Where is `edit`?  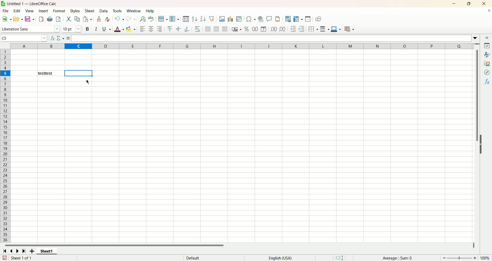
edit is located at coordinates (17, 10).